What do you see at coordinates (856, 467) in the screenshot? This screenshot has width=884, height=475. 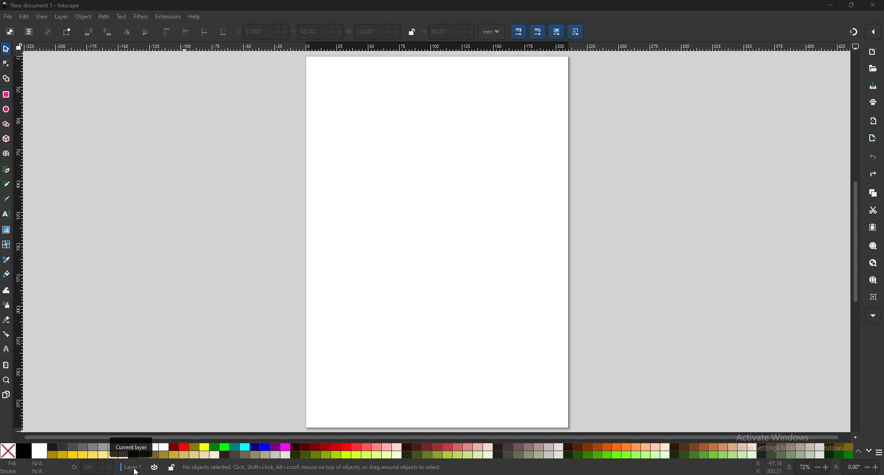 I see `rotate` at bounding box center [856, 467].